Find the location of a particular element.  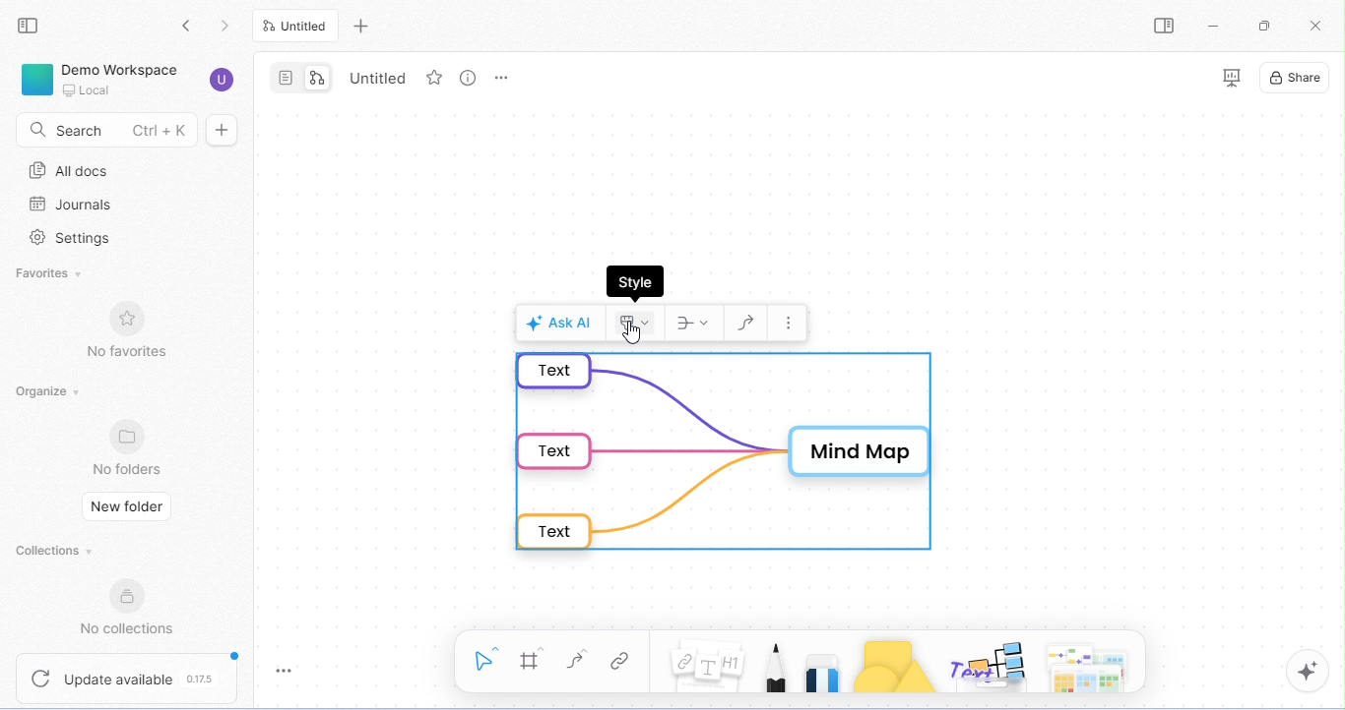

journal is located at coordinates (70, 206).